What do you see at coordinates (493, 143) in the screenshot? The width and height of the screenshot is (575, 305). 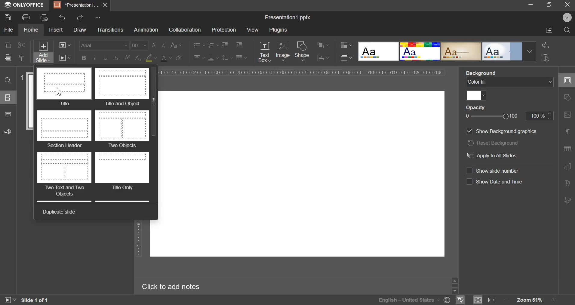 I see `reset background` at bounding box center [493, 143].